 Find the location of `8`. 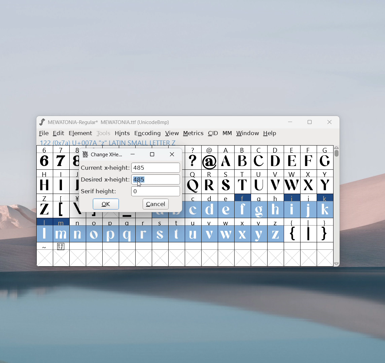

8 is located at coordinates (74, 157).